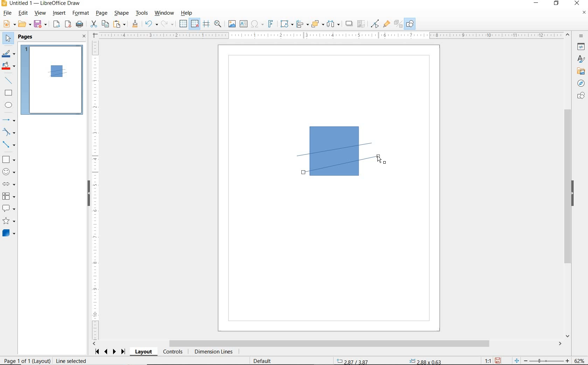  Describe the element at coordinates (10, 196) in the screenshot. I see `FLOWCHART` at that location.